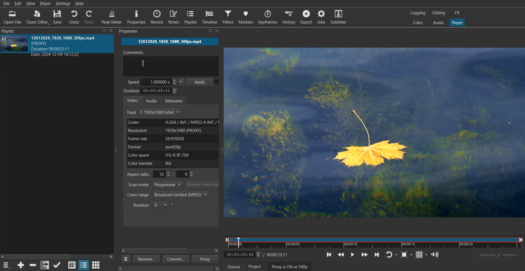  I want to click on Color Transfer, so click(173, 164).